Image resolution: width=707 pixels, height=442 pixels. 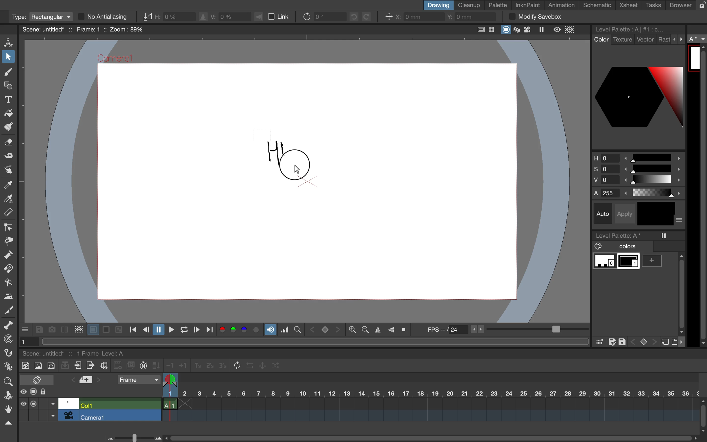 What do you see at coordinates (605, 262) in the screenshot?
I see `color 0` at bounding box center [605, 262].